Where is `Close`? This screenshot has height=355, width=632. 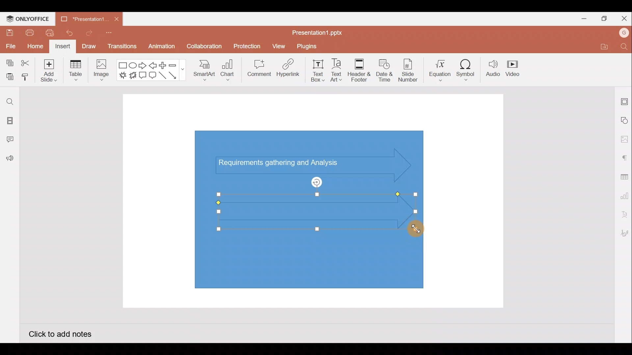
Close is located at coordinates (623, 17).